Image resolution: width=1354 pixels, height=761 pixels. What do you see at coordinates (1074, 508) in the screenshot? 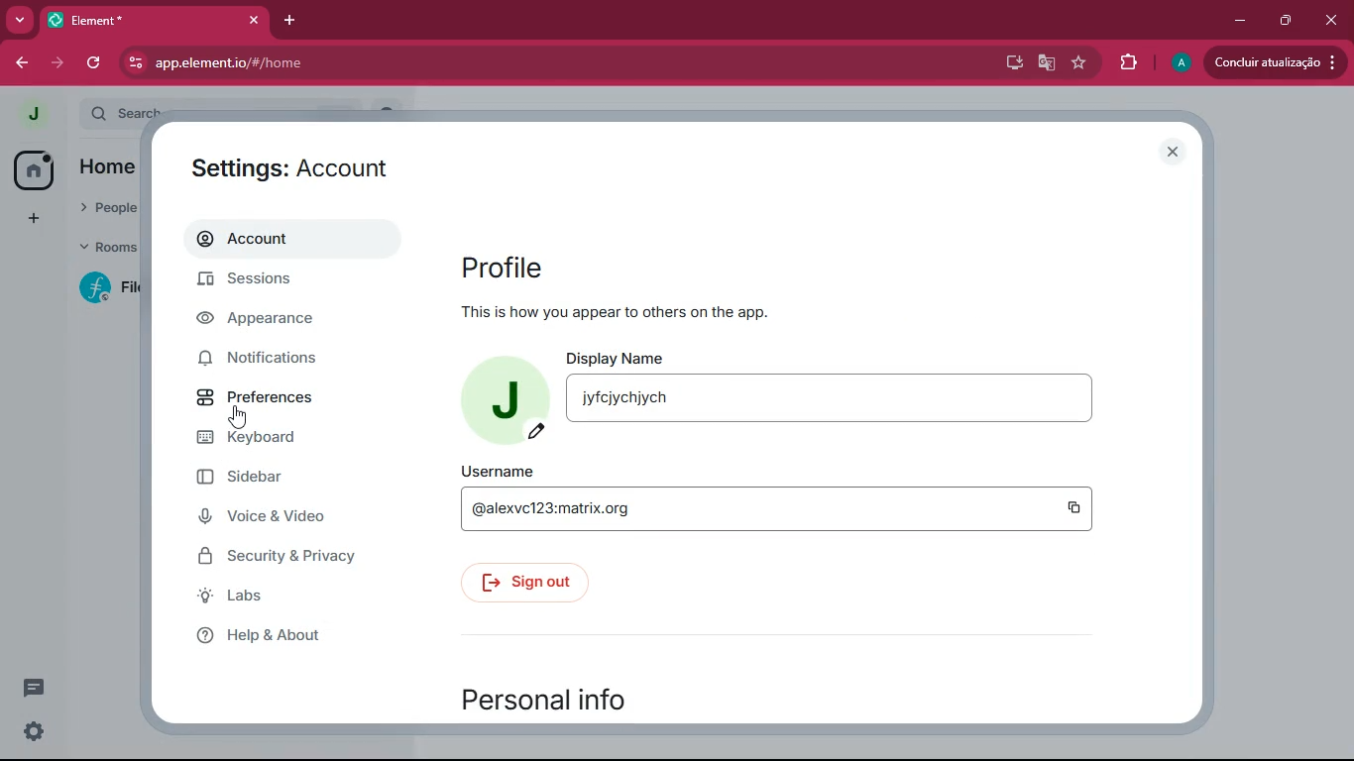
I see `copy` at bounding box center [1074, 508].